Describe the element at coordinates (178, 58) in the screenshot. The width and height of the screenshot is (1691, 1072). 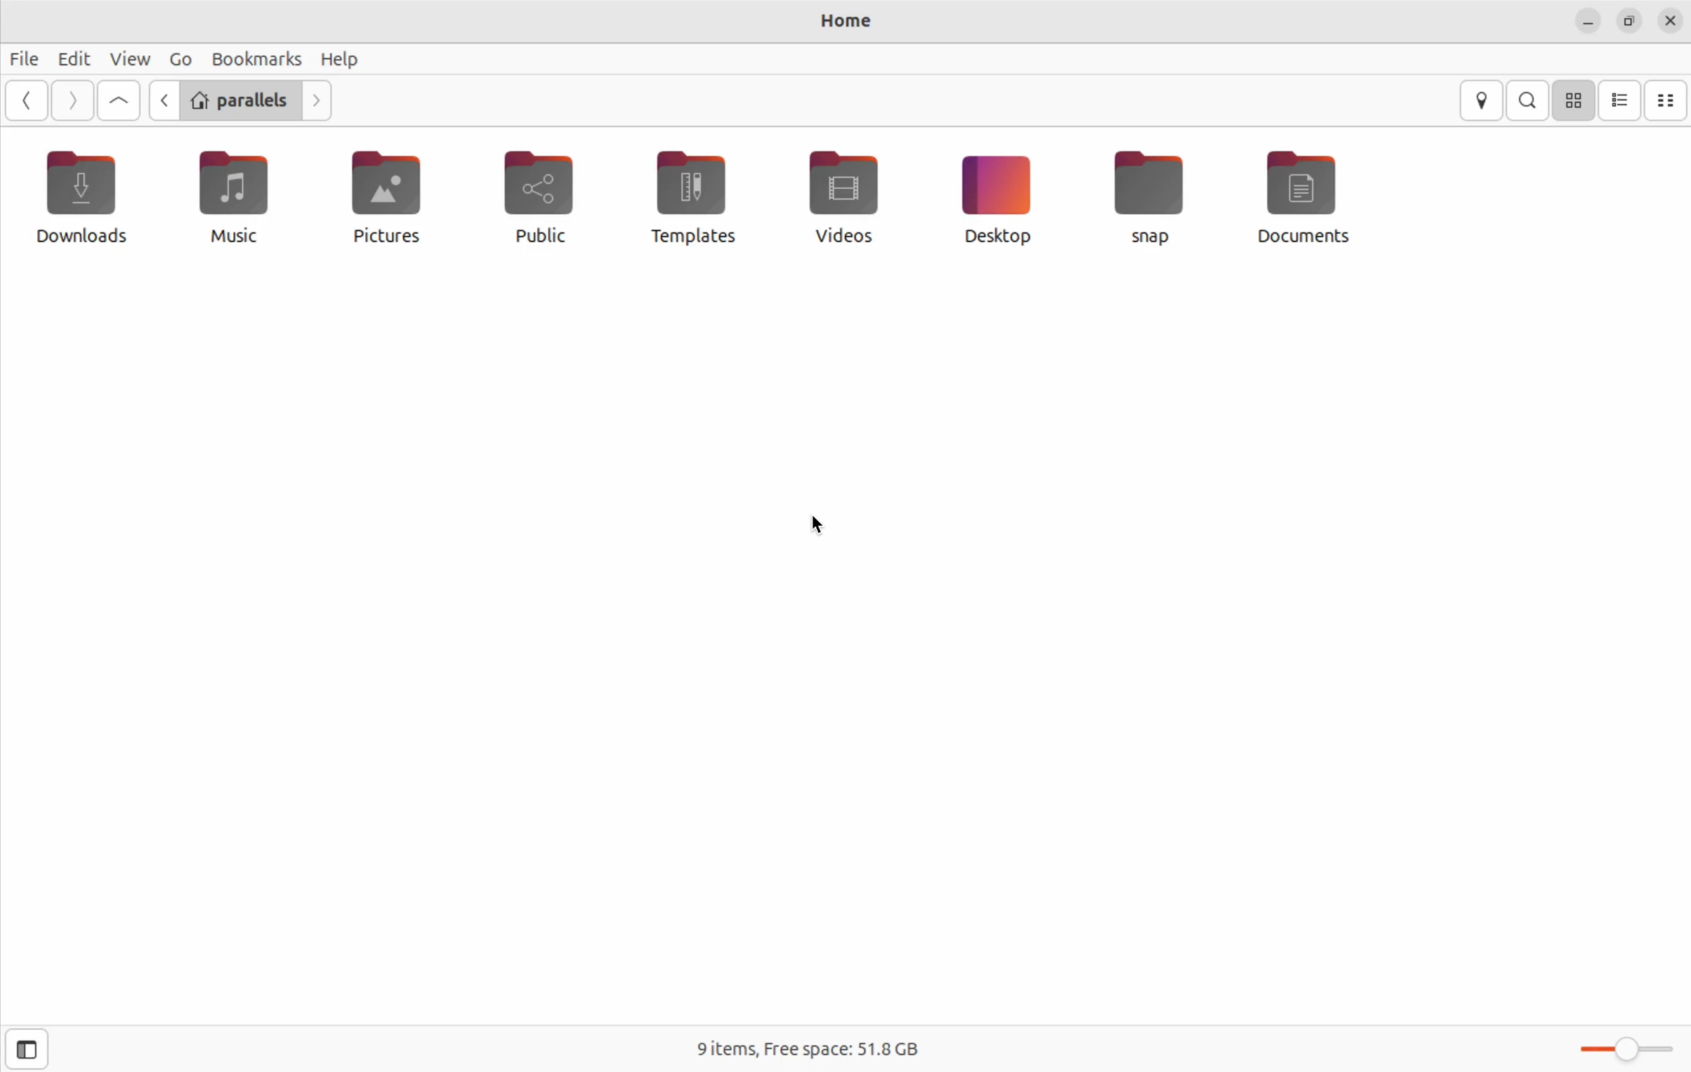
I see `go` at that location.